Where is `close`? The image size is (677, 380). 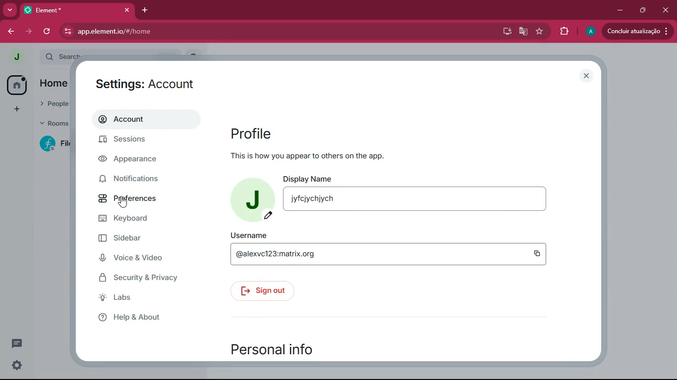 close is located at coordinates (665, 10).